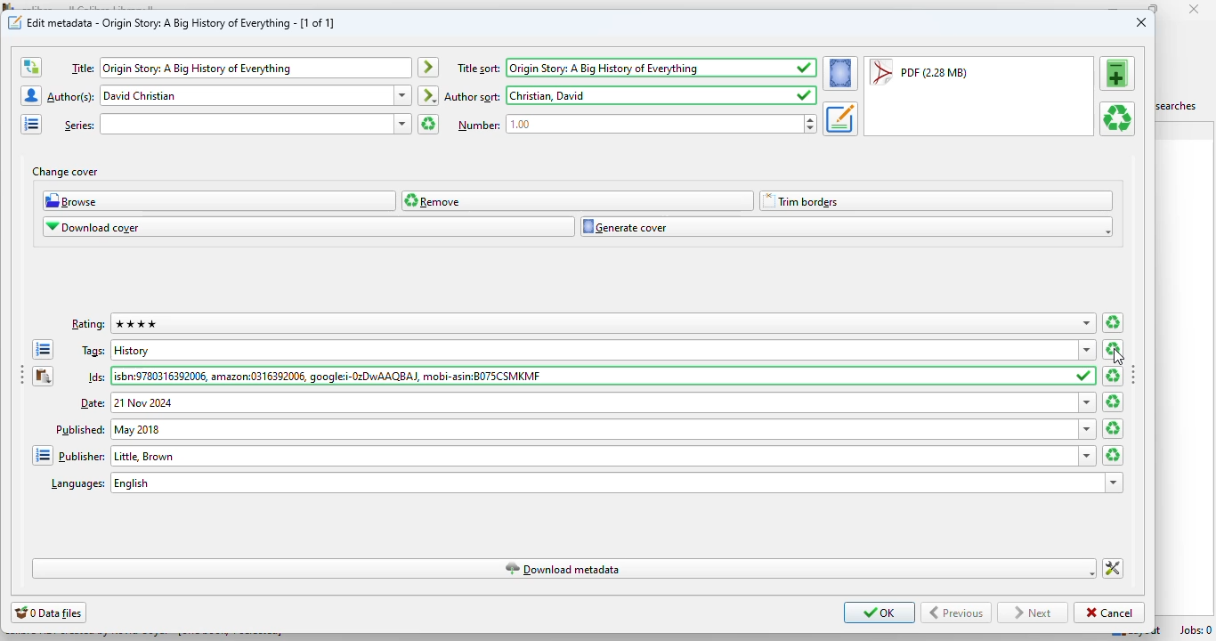 This screenshot has height=641, width=1216. Describe the element at coordinates (91, 402) in the screenshot. I see `text` at that location.